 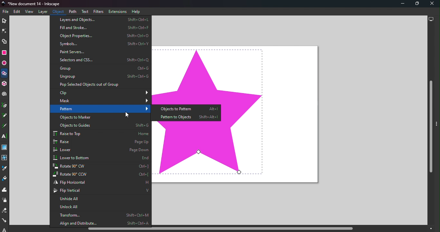 I want to click on shape, so click(x=244, y=140).